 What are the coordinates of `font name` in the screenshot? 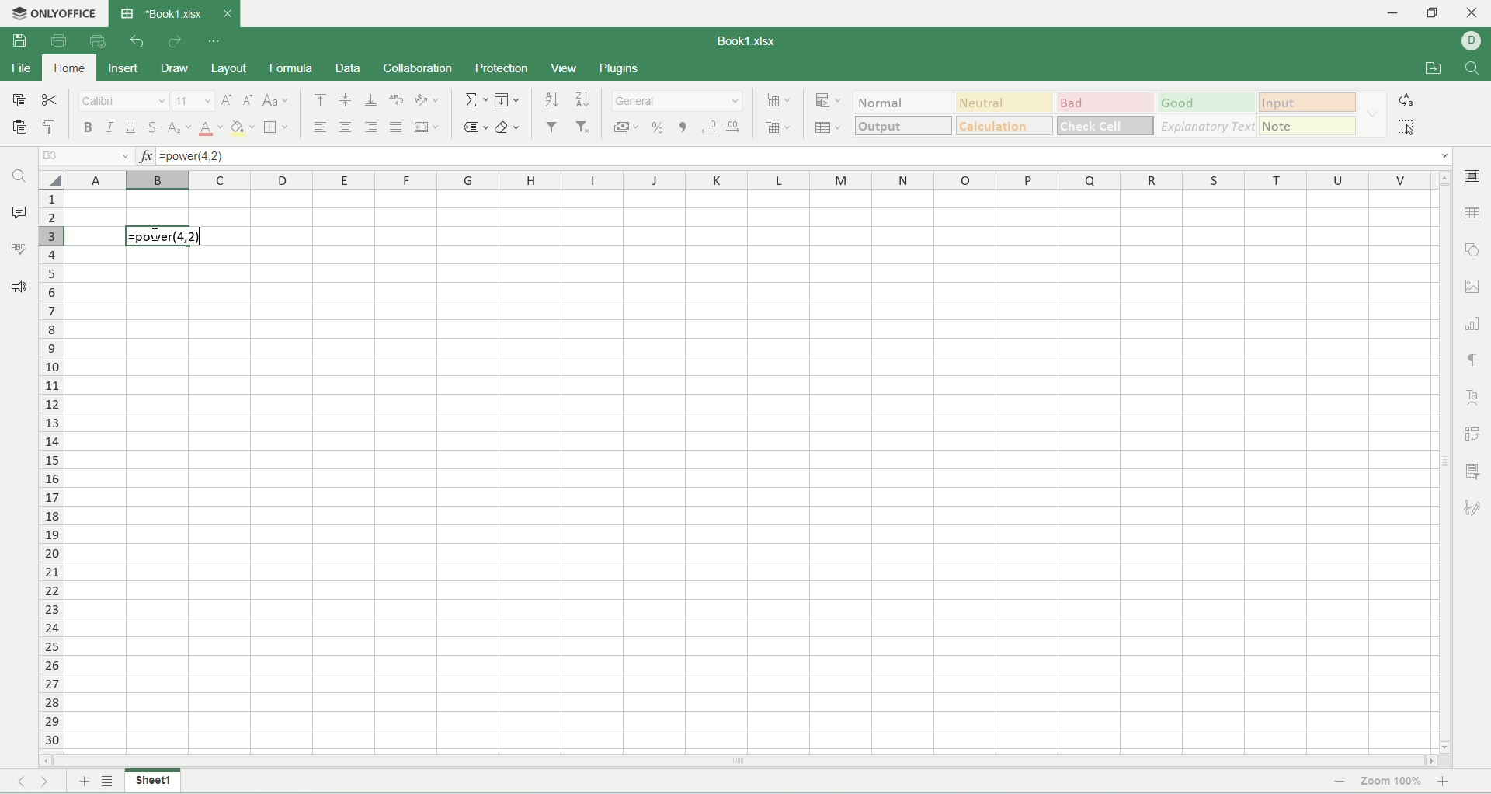 It's located at (126, 102).